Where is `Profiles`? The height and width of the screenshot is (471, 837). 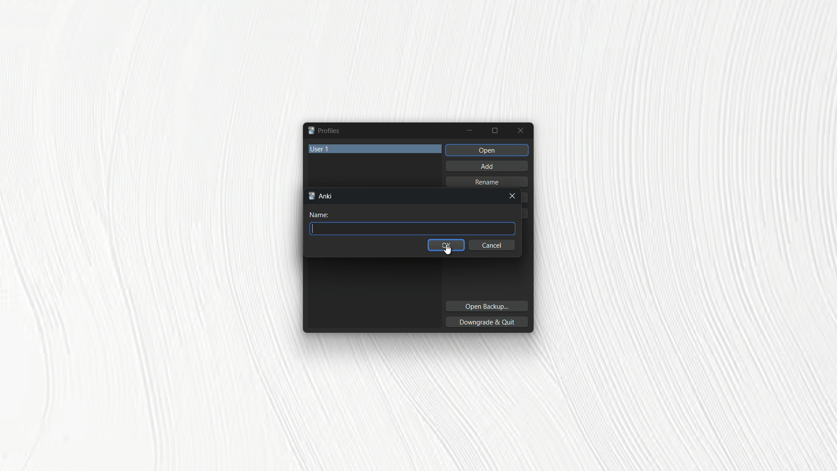
Profiles is located at coordinates (323, 130).